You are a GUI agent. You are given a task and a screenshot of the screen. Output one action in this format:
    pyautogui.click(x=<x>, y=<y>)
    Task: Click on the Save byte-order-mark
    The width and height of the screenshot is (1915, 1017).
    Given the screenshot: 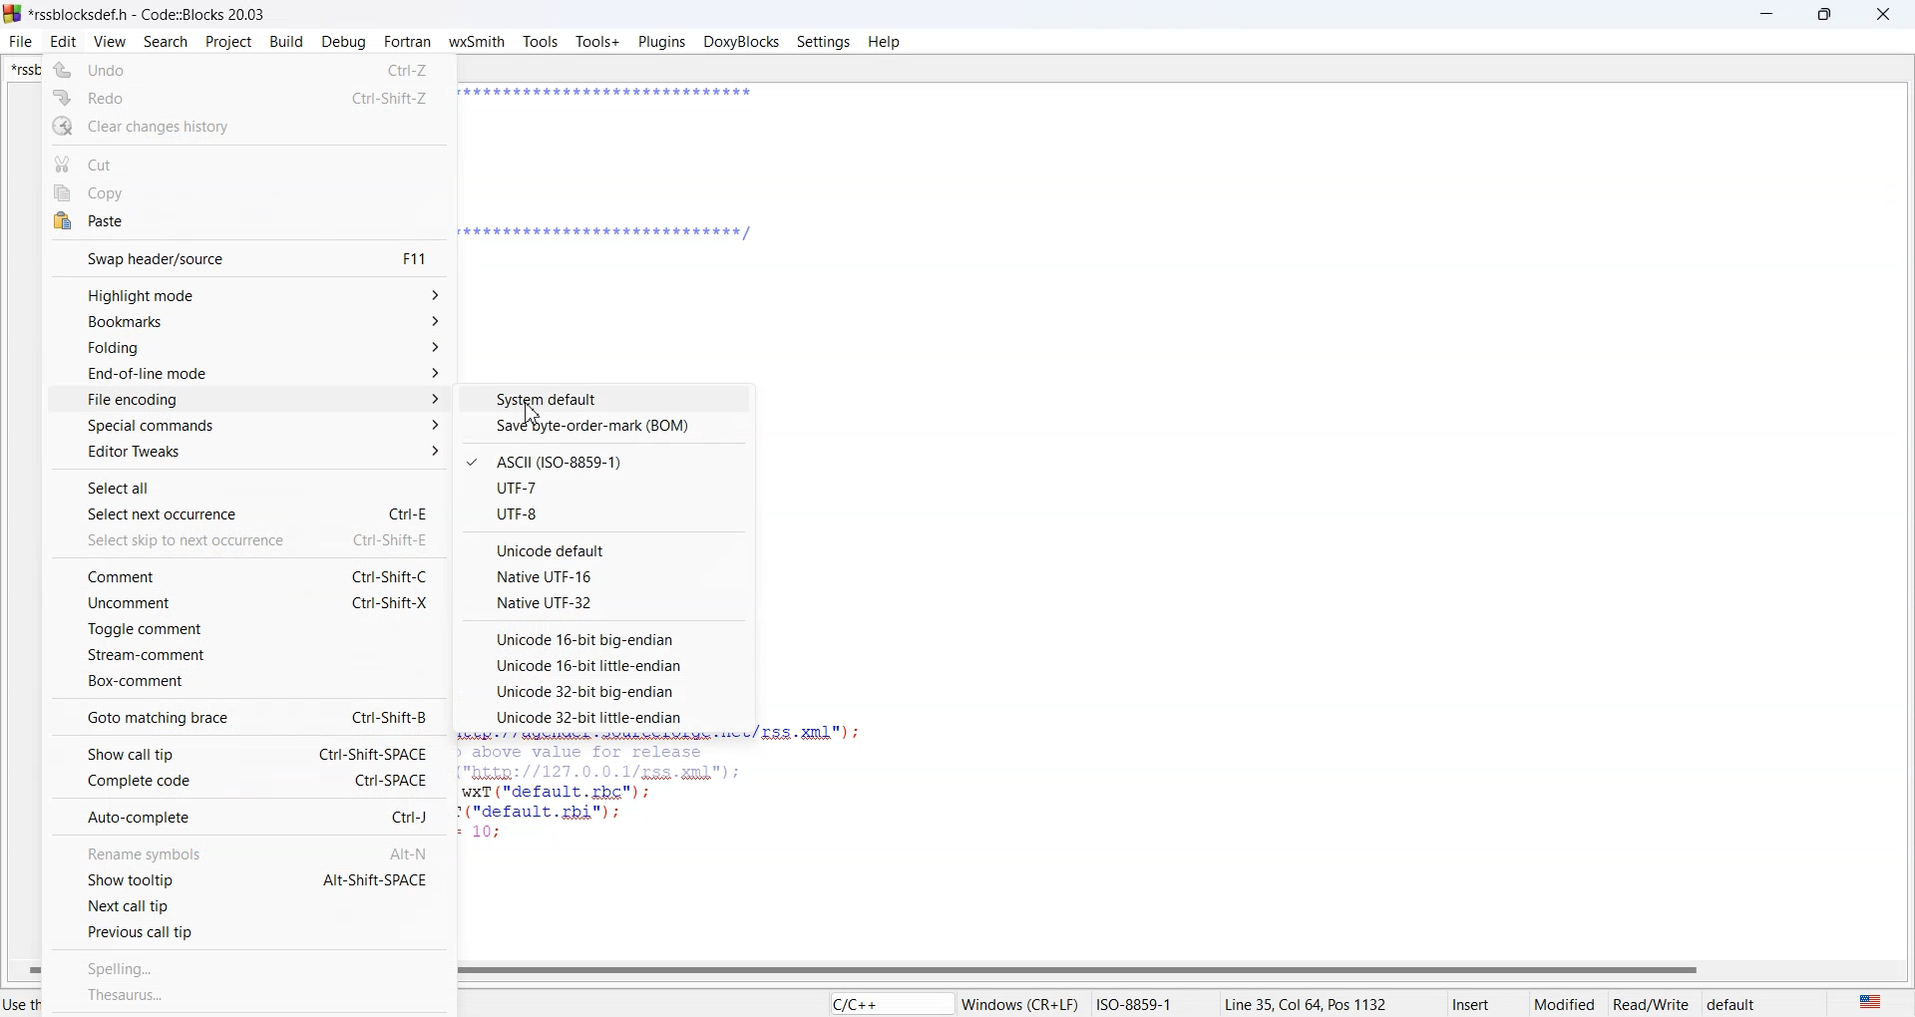 What is the action you would take?
    pyautogui.click(x=606, y=426)
    